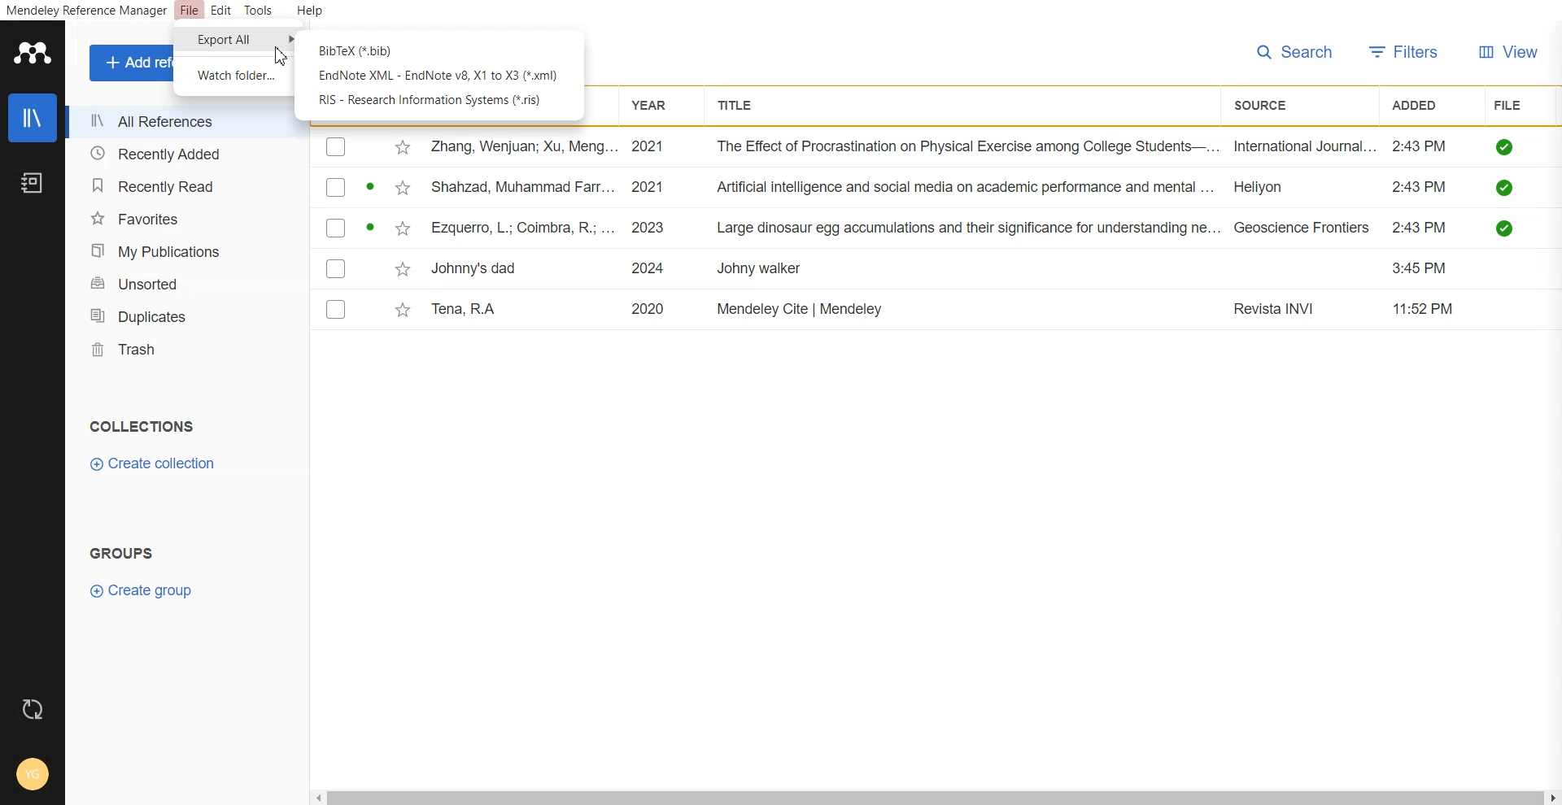 The image size is (1562, 805). I want to click on Search, so click(1295, 53).